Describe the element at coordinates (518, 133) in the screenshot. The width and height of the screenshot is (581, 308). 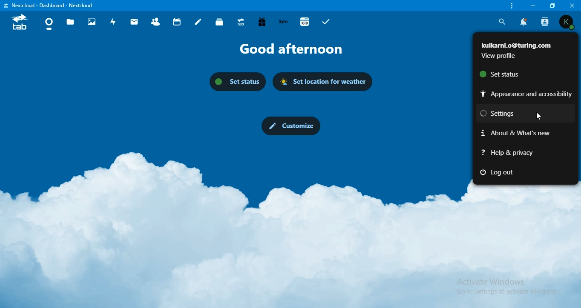
I see `about & whats new` at that location.